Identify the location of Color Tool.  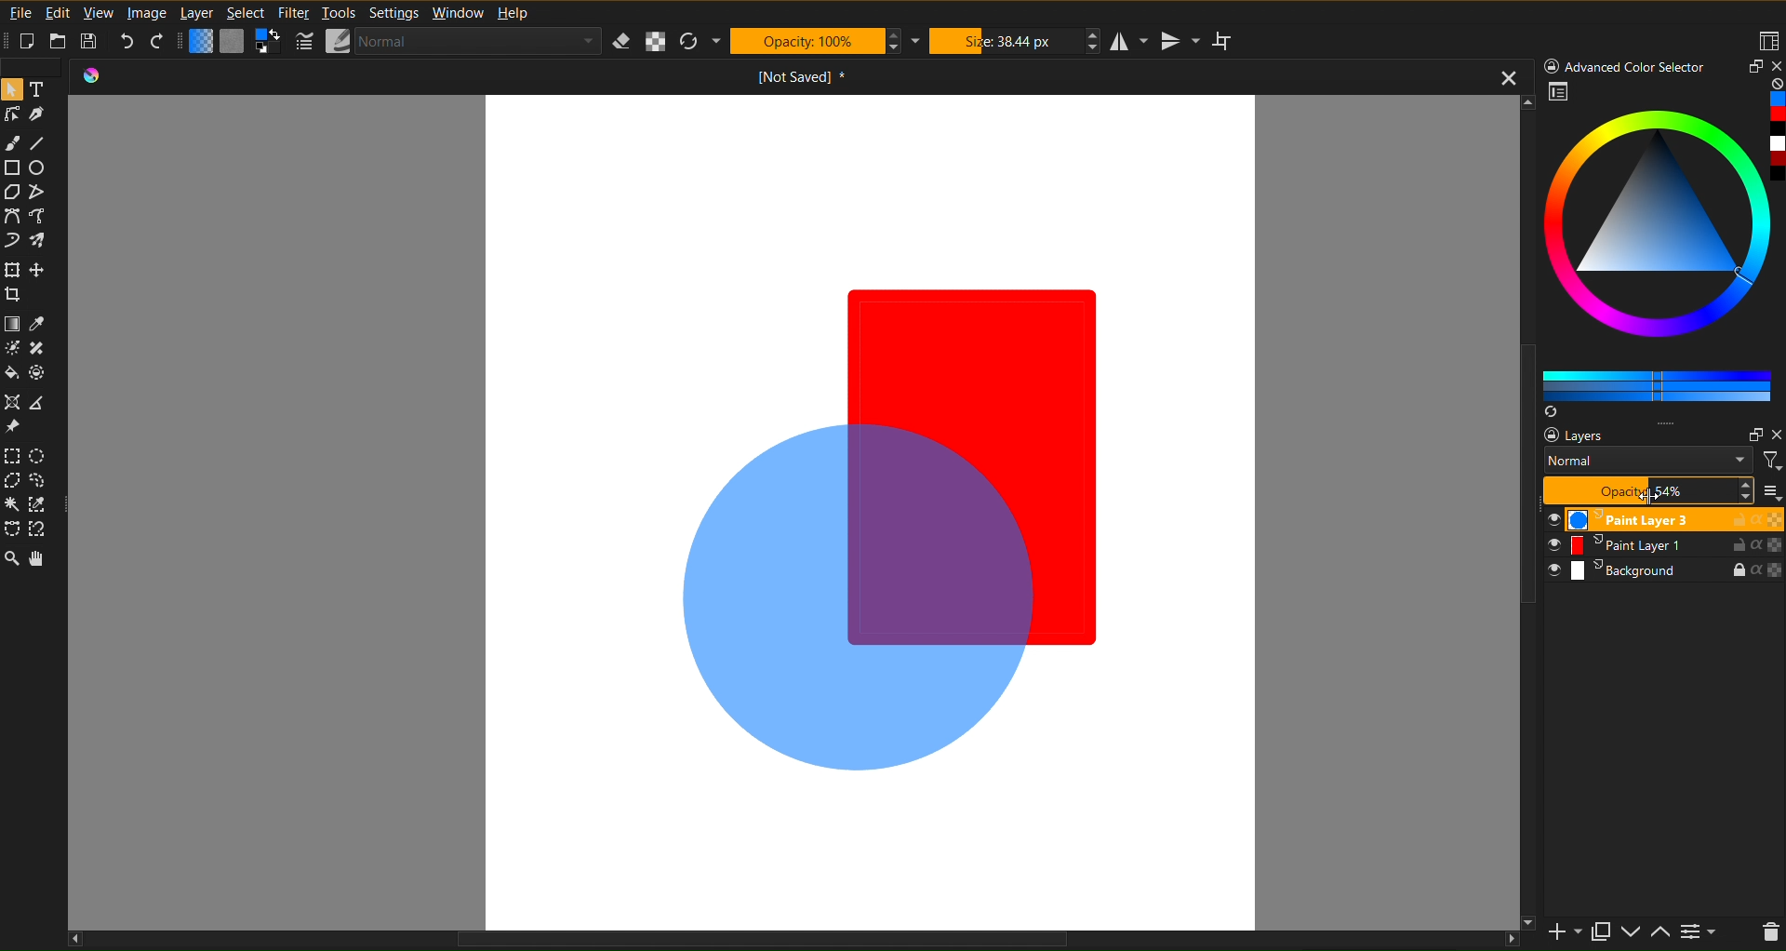
(13, 326).